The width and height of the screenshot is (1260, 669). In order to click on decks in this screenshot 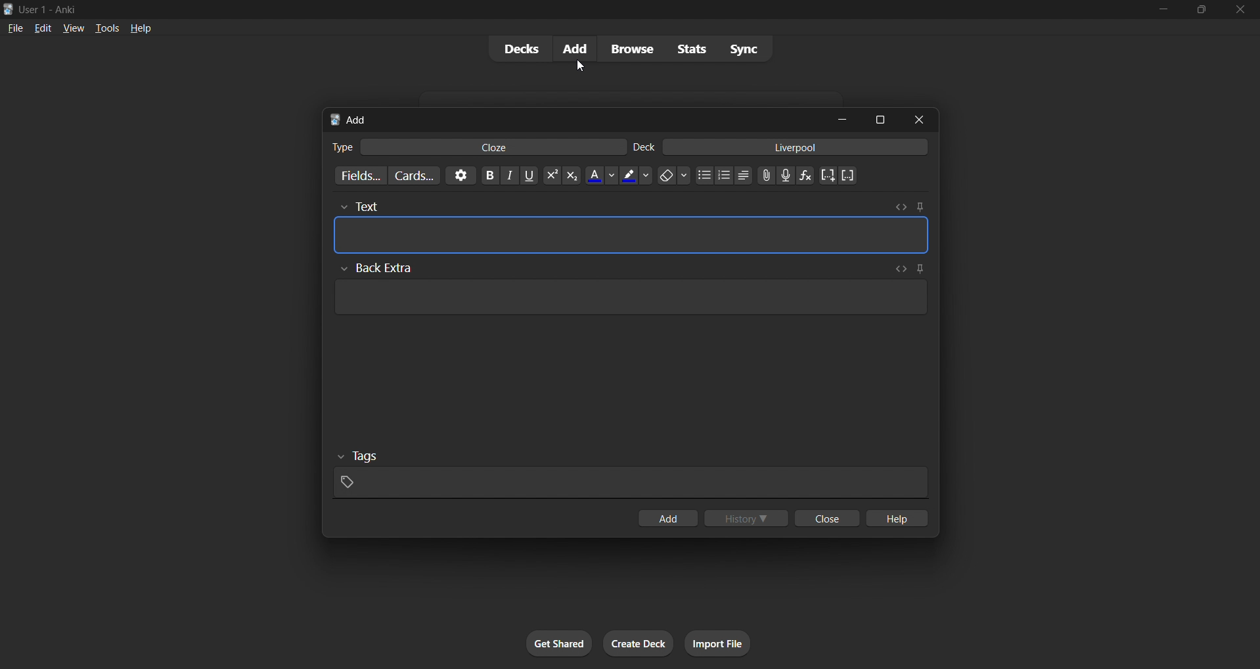, I will do `click(519, 48)`.